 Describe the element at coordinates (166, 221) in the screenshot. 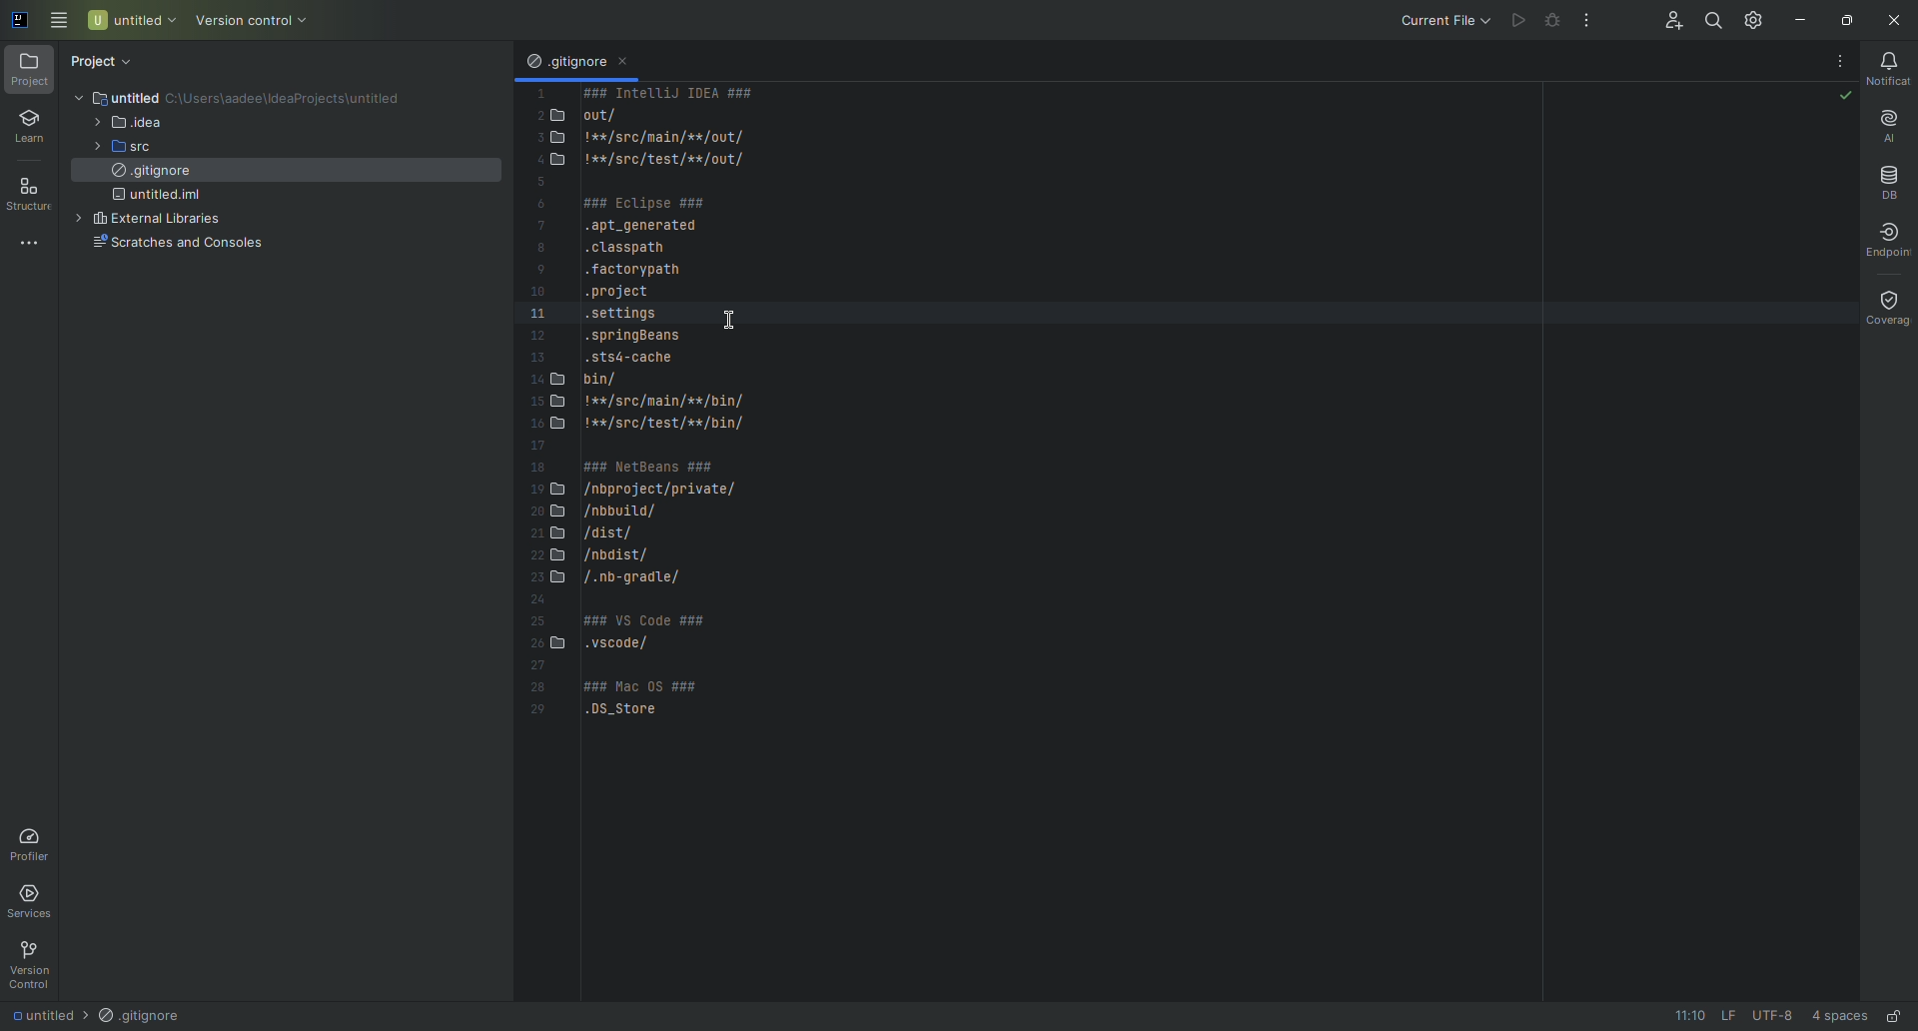

I see `external libraries` at that location.